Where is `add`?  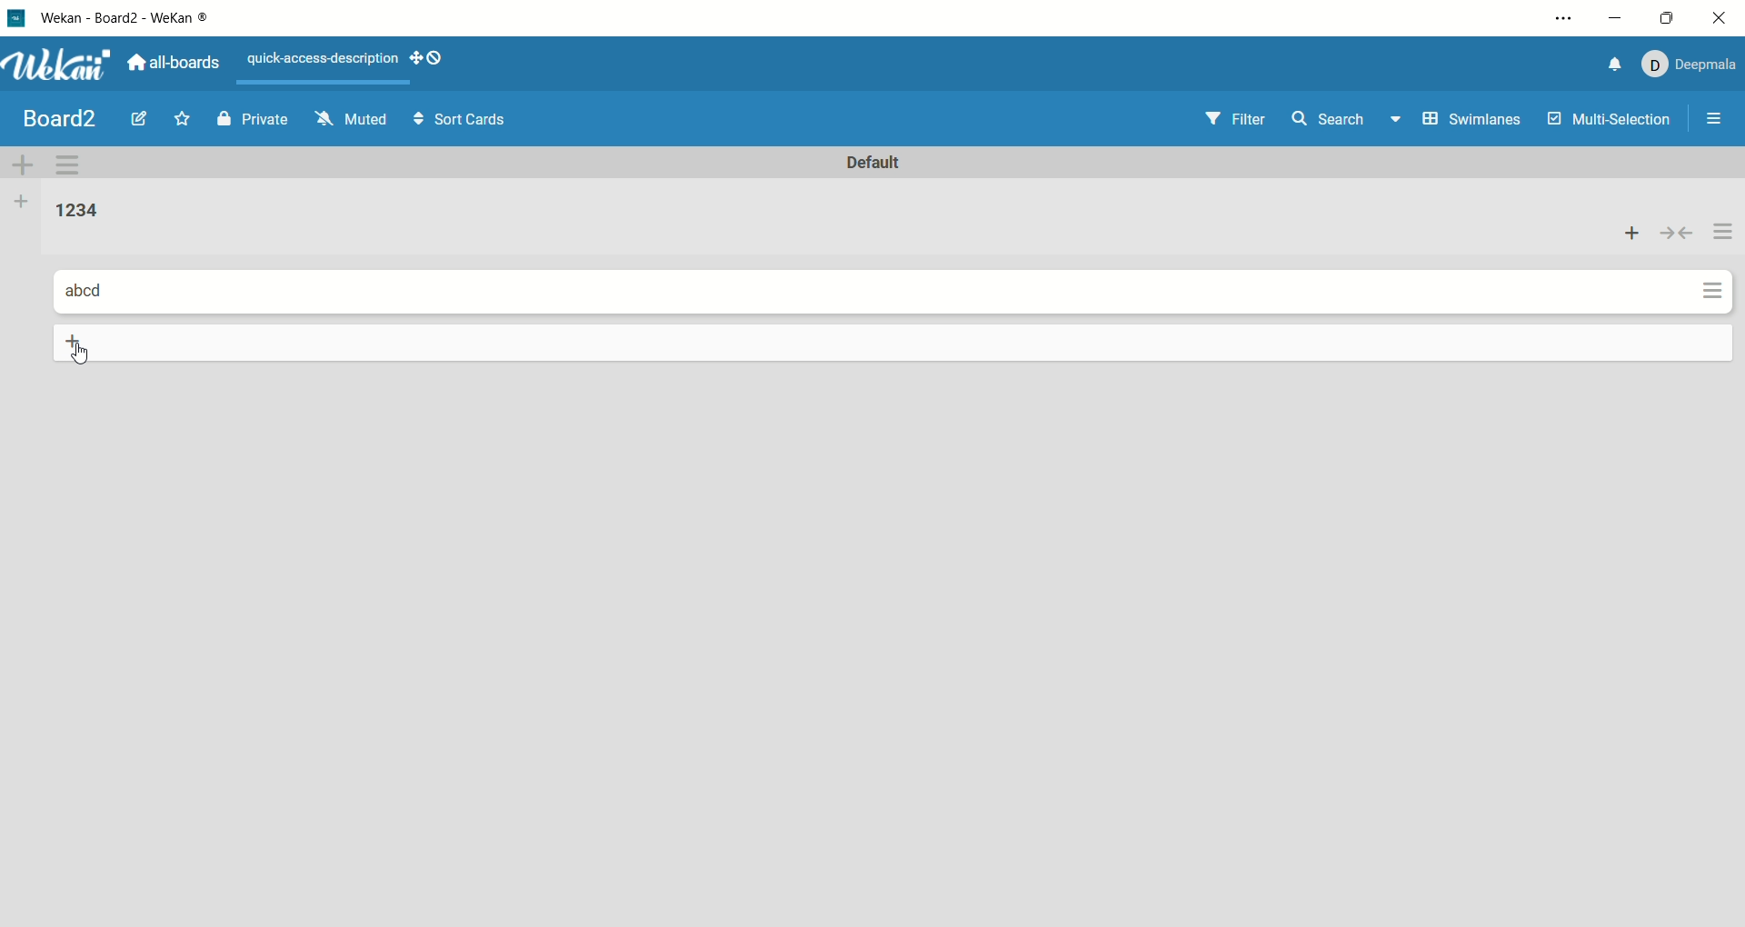 add is located at coordinates (1635, 233).